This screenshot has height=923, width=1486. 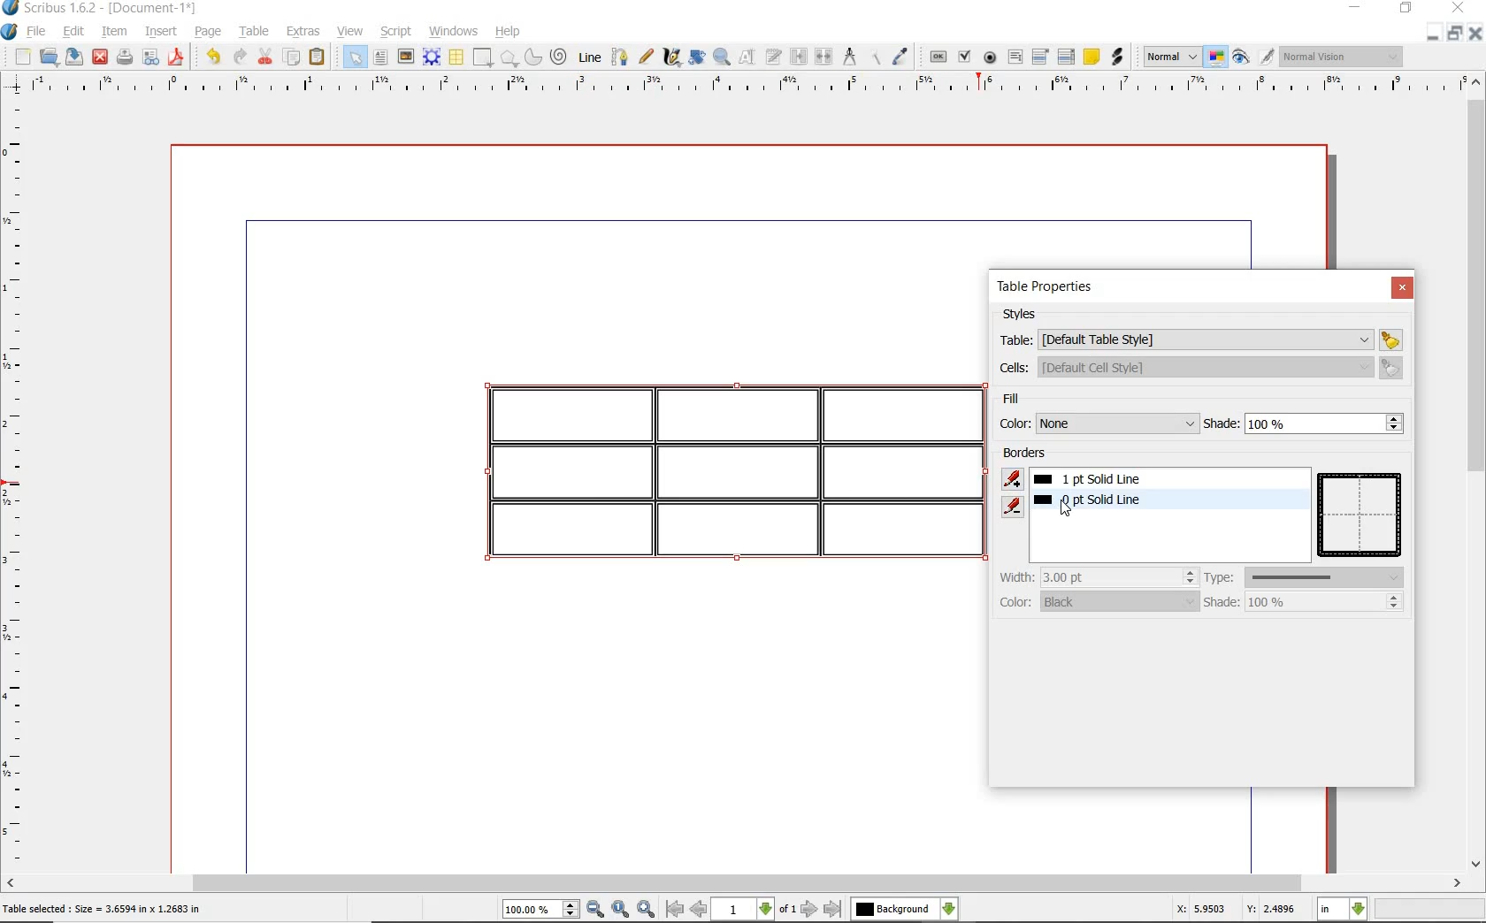 I want to click on pdf text field, so click(x=1015, y=57).